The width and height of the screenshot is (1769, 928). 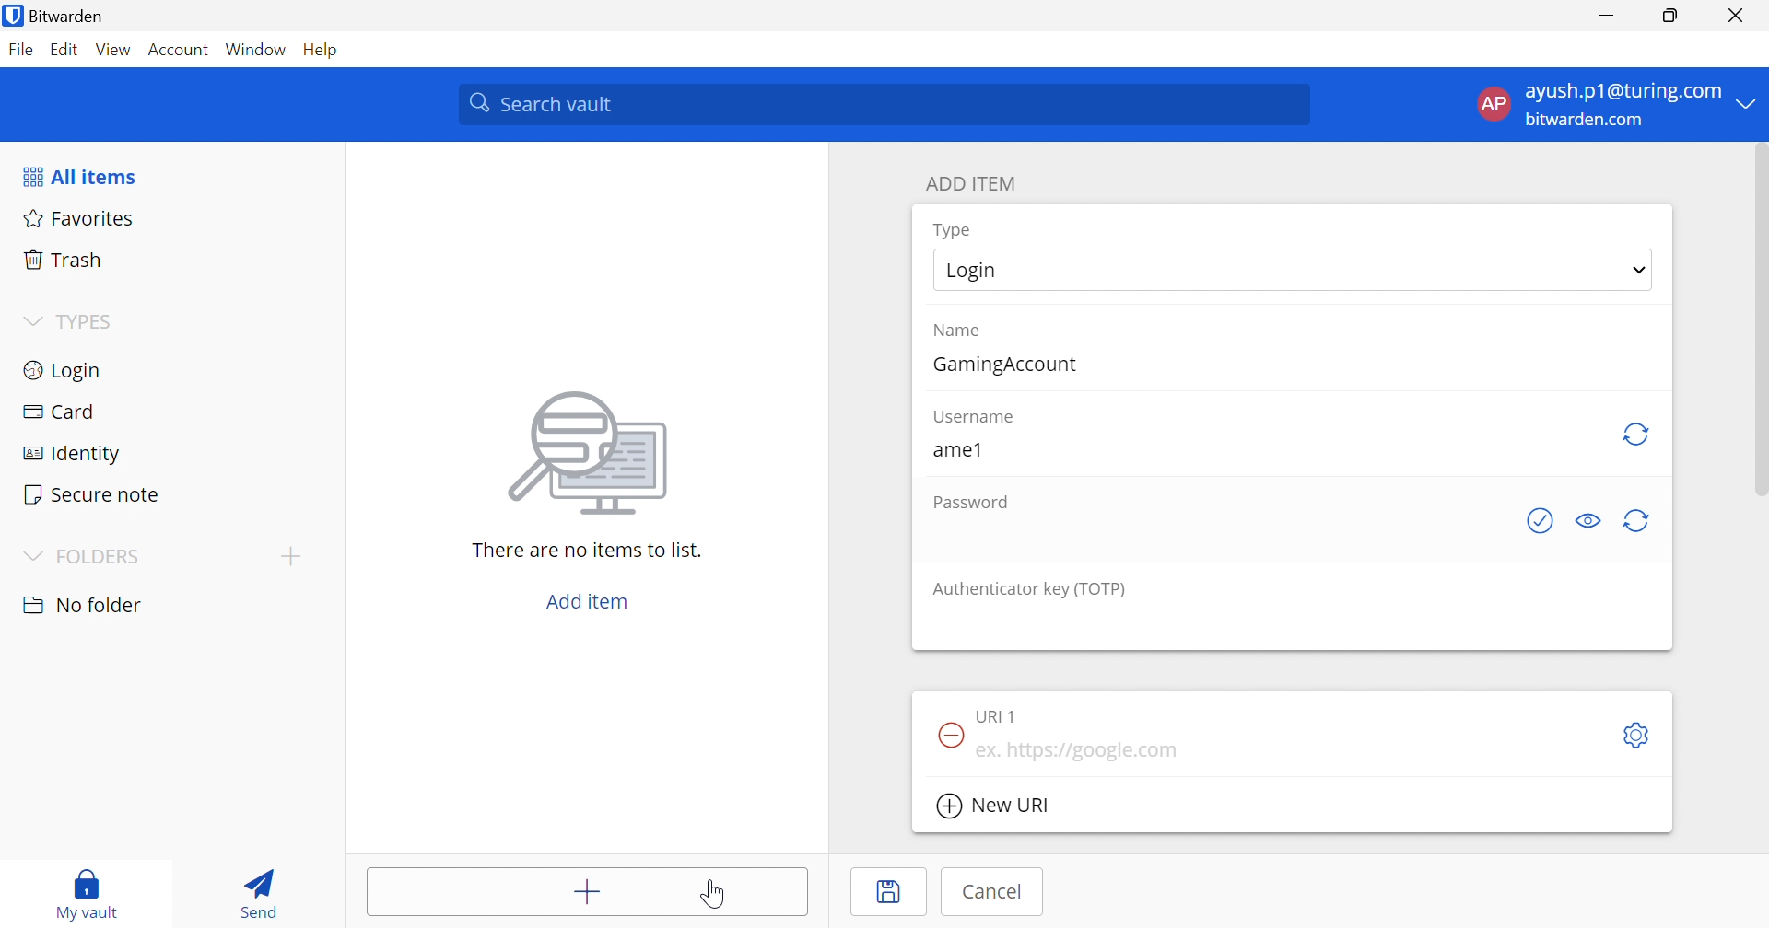 What do you see at coordinates (960, 332) in the screenshot?
I see `Name` at bounding box center [960, 332].